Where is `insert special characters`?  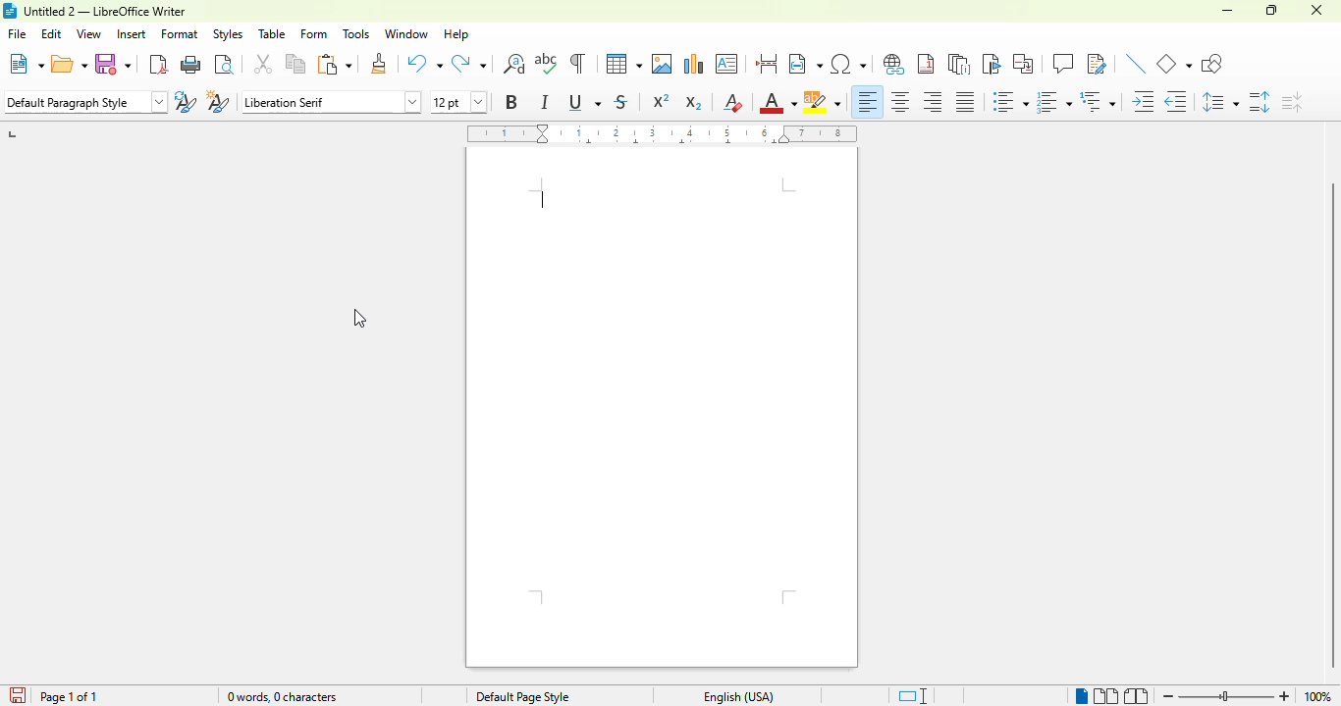 insert special characters is located at coordinates (849, 64).